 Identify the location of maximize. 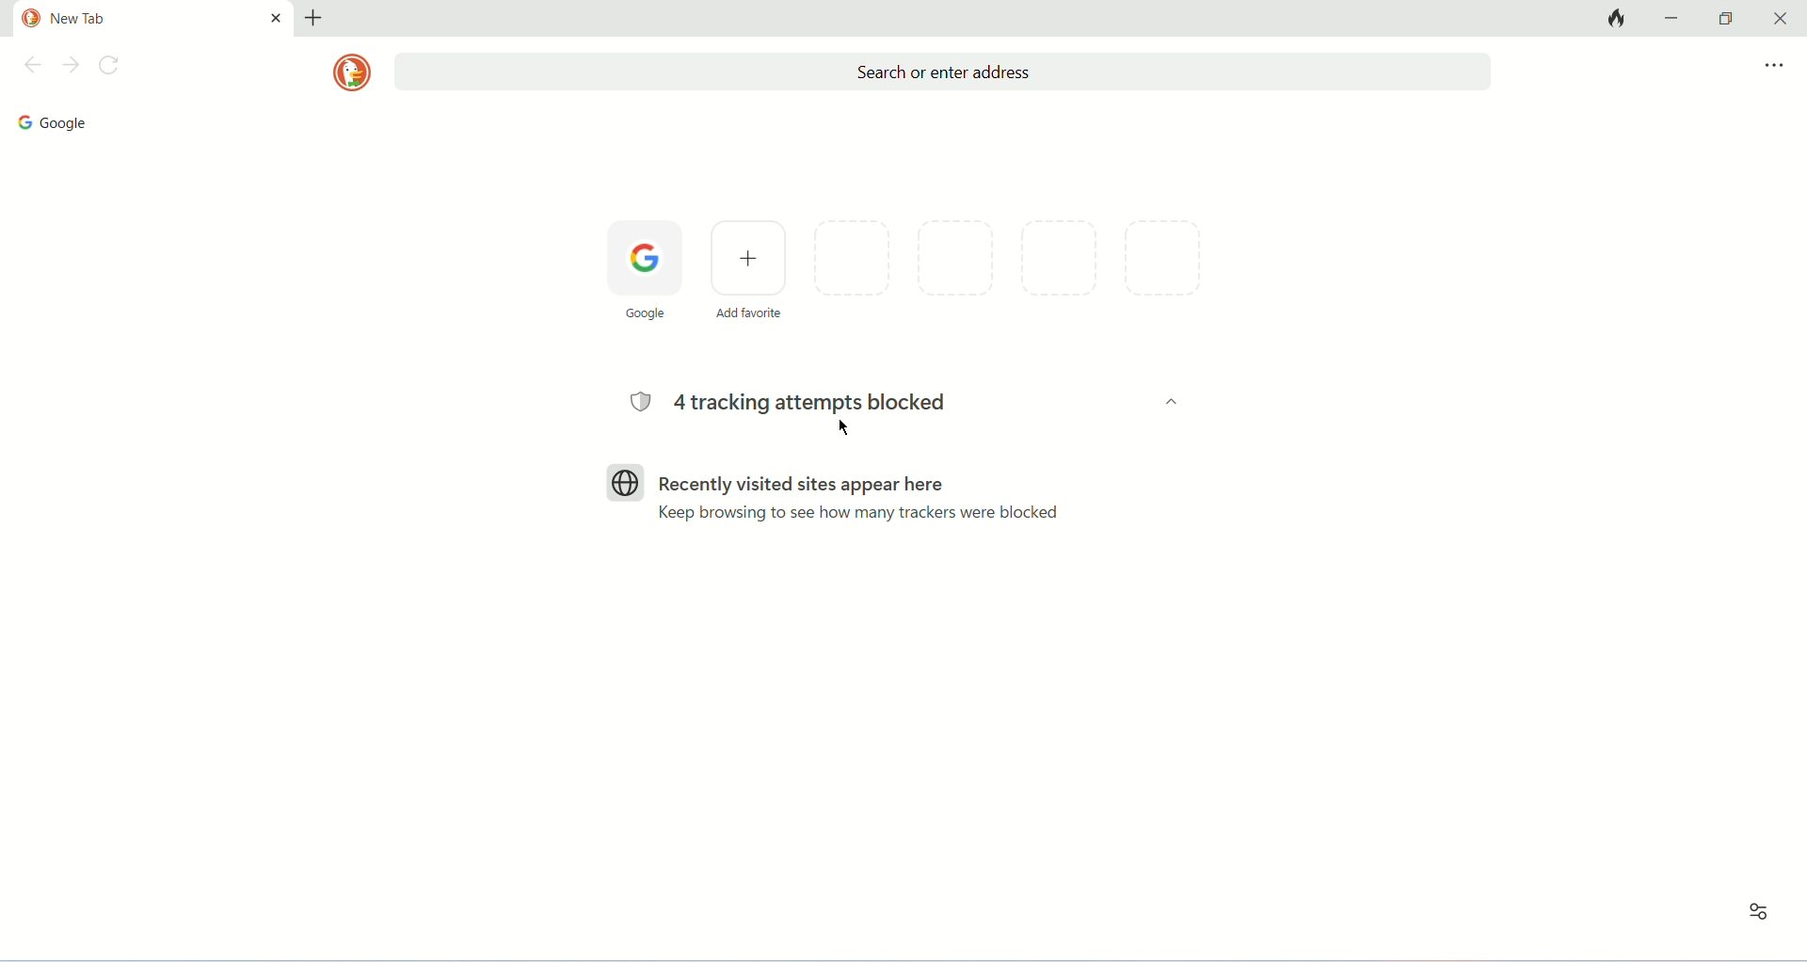
(1726, 19).